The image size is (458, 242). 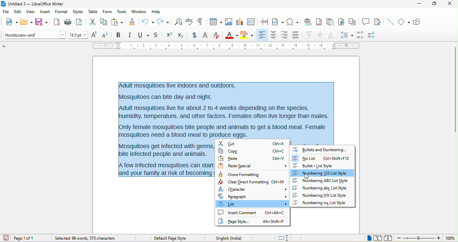 What do you see at coordinates (421, 6) in the screenshot?
I see `minimize` at bounding box center [421, 6].